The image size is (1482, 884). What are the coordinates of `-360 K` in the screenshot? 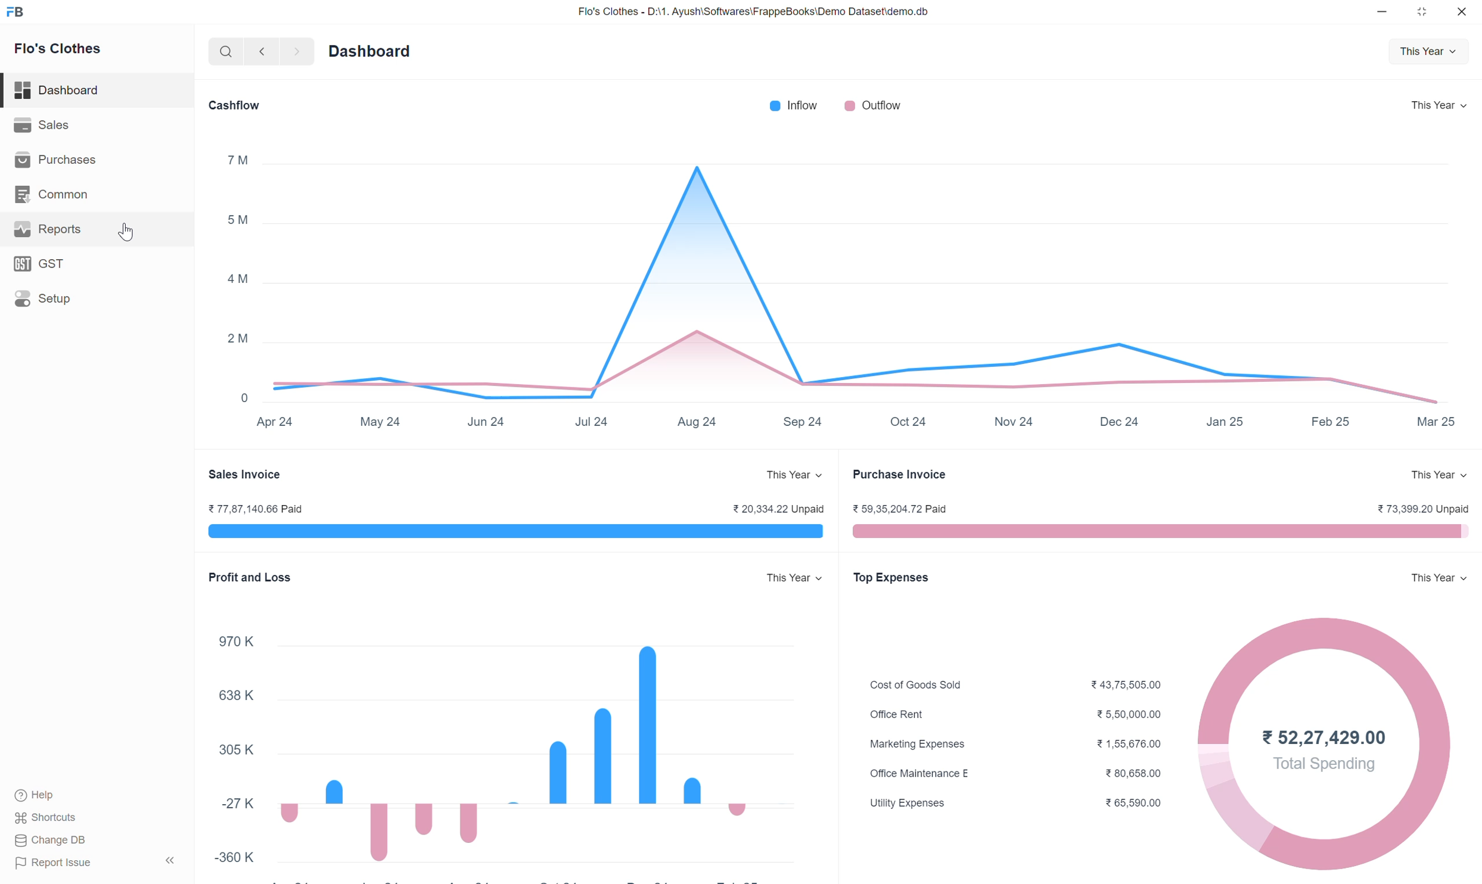 It's located at (240, 858).